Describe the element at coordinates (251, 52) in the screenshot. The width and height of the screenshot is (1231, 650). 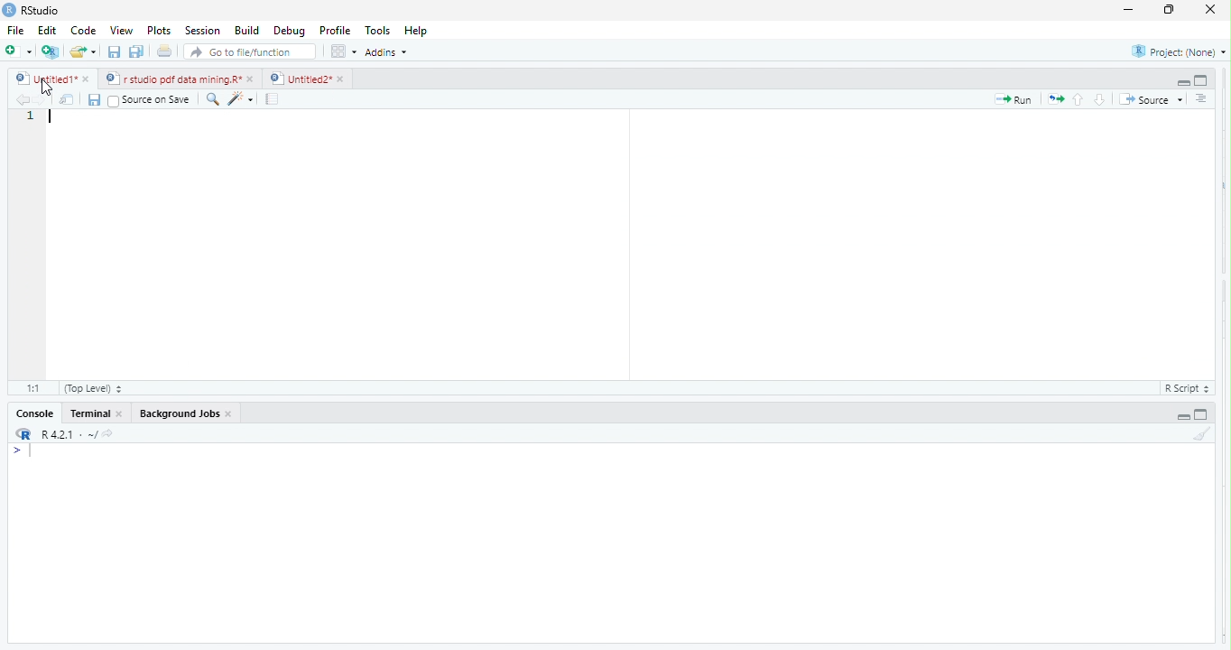
I see ` Go to file/function` at that location.